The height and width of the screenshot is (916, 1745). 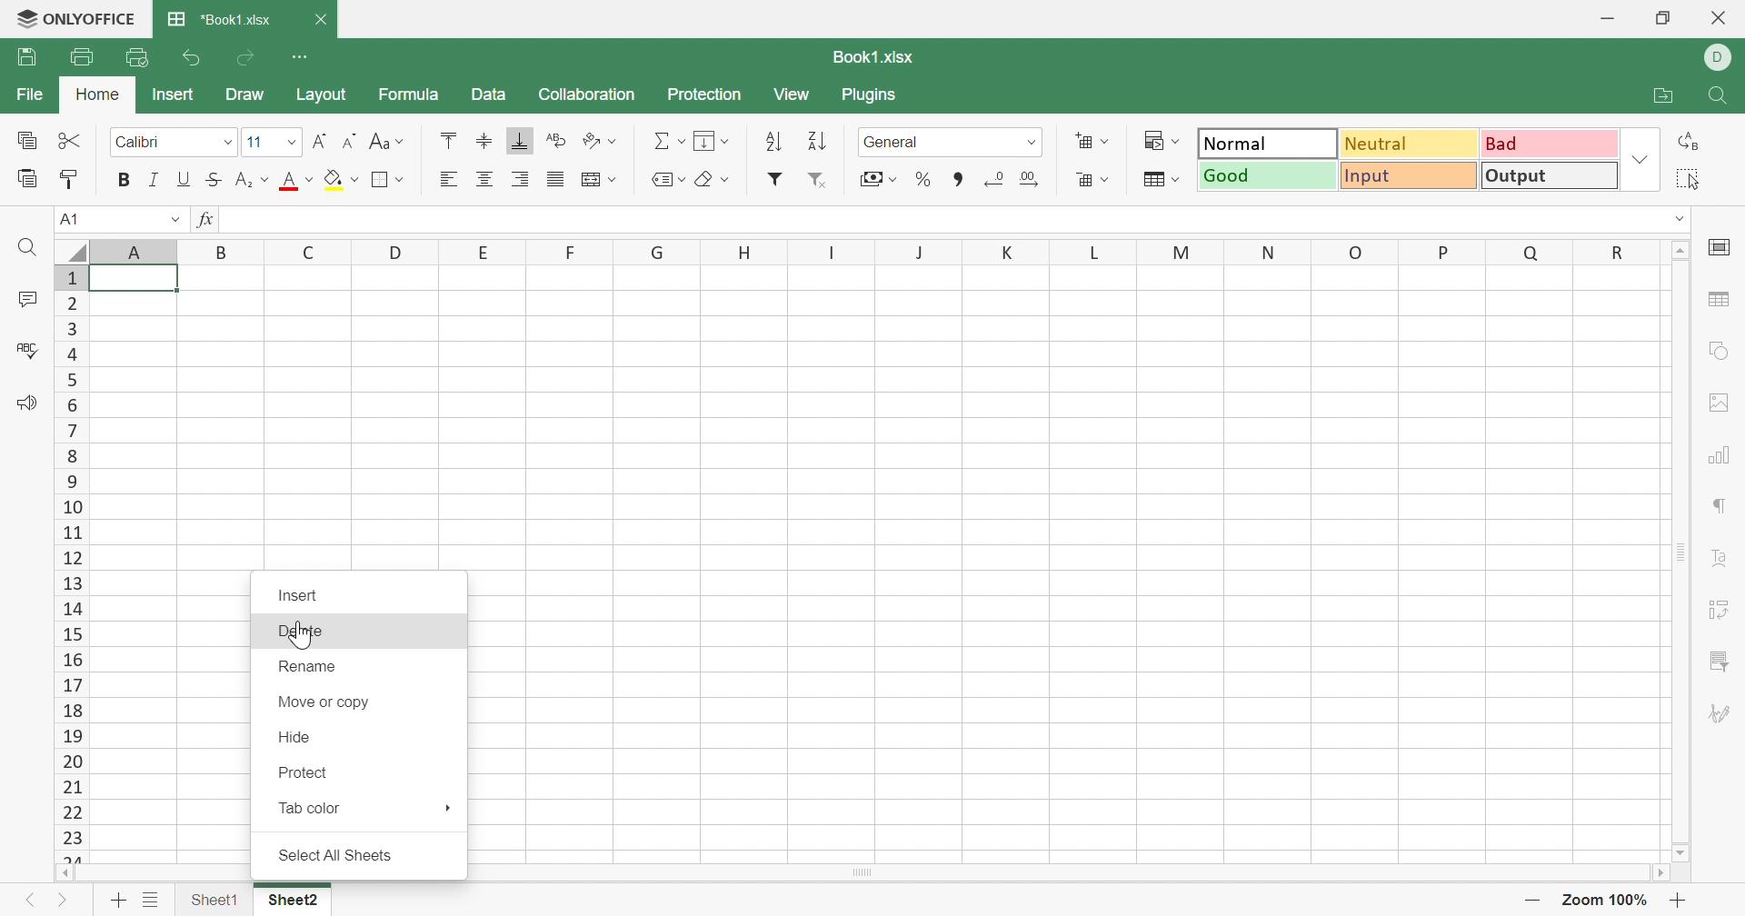 What do you see at coordinates (125, 179) in the screenshot?
I see `Bold` at bounding box center [125, 179].